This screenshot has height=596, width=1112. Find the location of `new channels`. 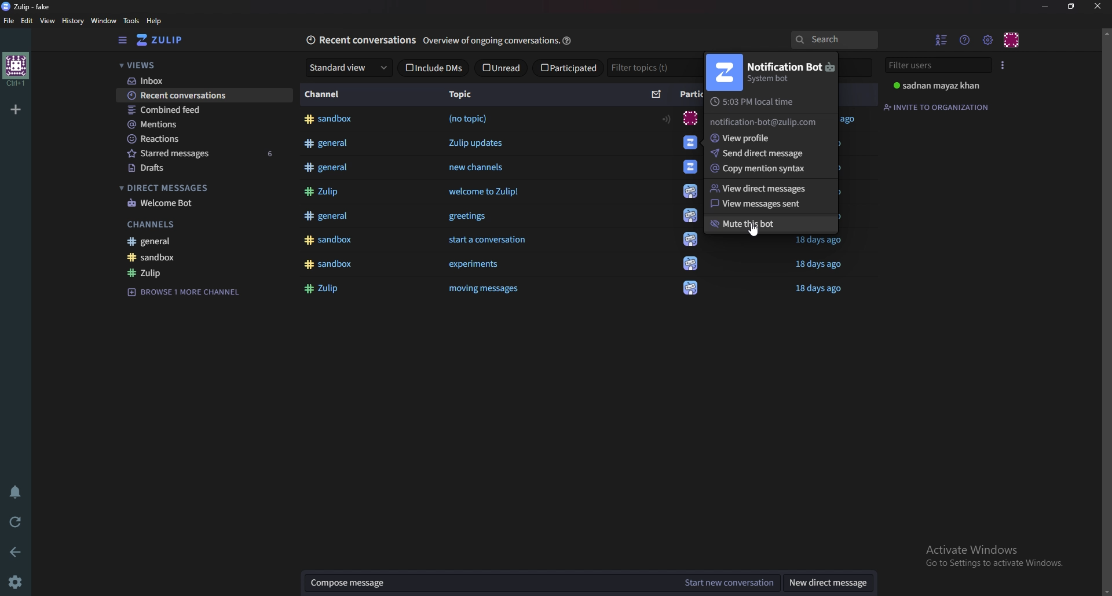

new channels is located at coordinates (479, 167).